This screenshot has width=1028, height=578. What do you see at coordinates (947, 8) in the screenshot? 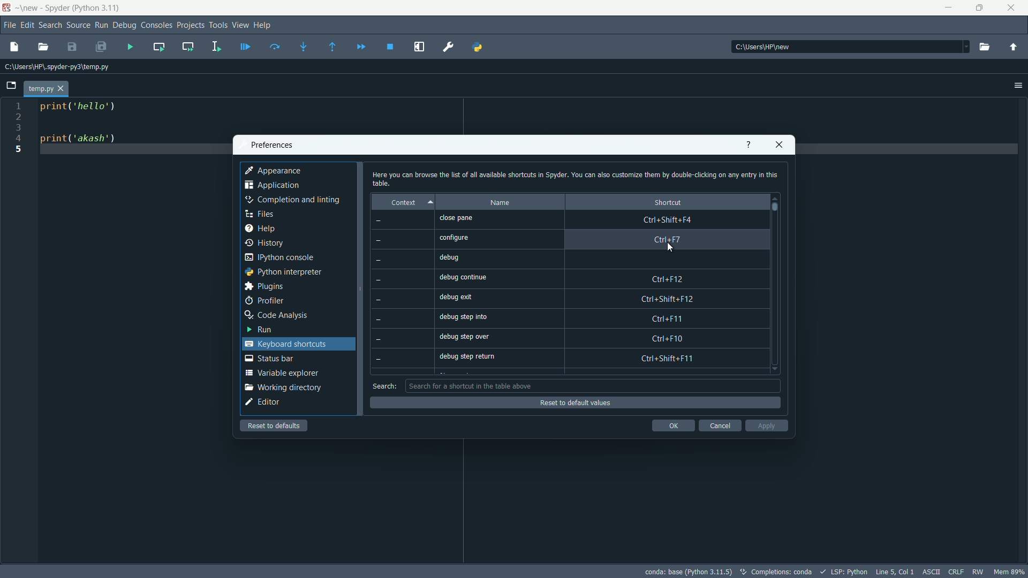
I see `minimize` at bounding box center [947, 8].